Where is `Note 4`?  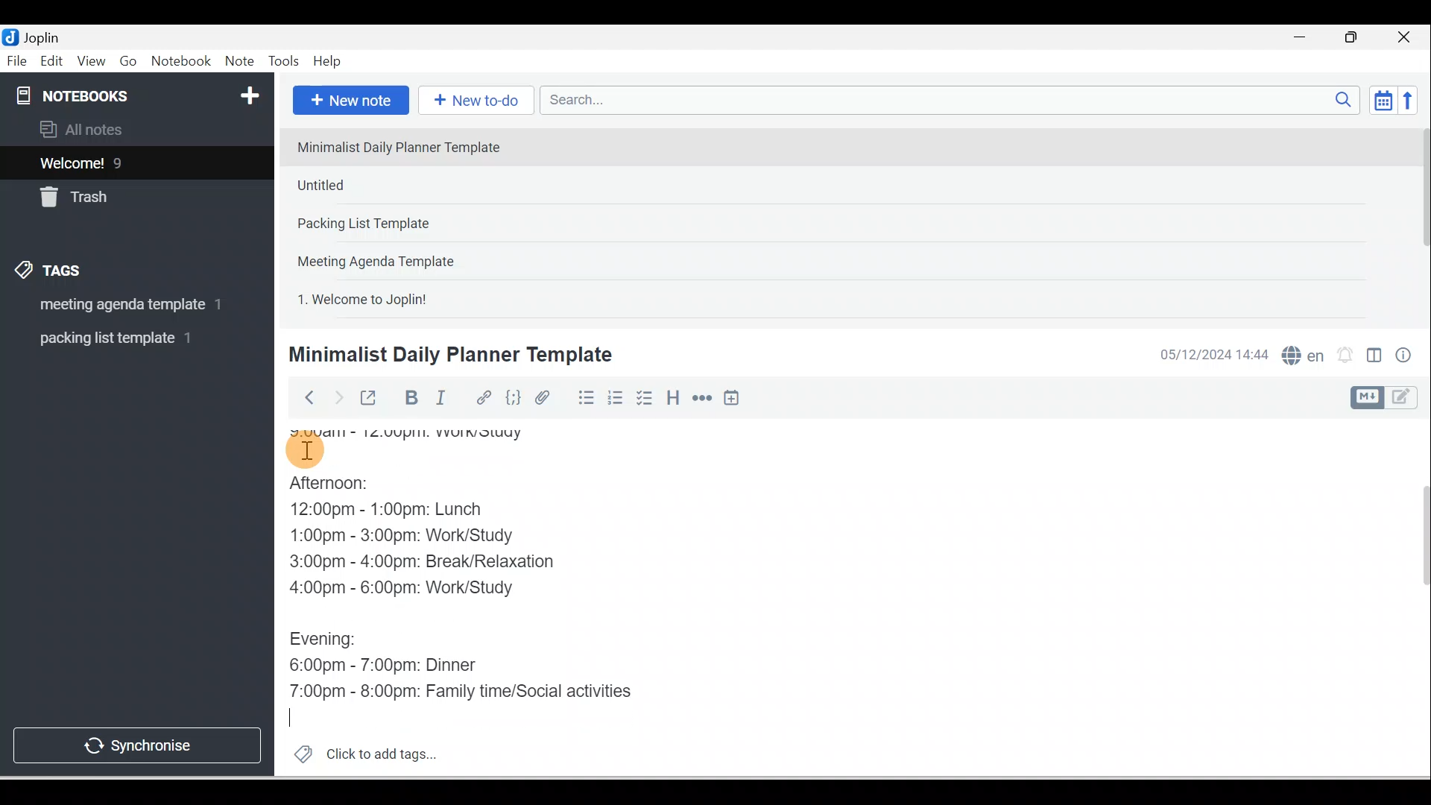
Note 4 is located at coordinates (397, 258).